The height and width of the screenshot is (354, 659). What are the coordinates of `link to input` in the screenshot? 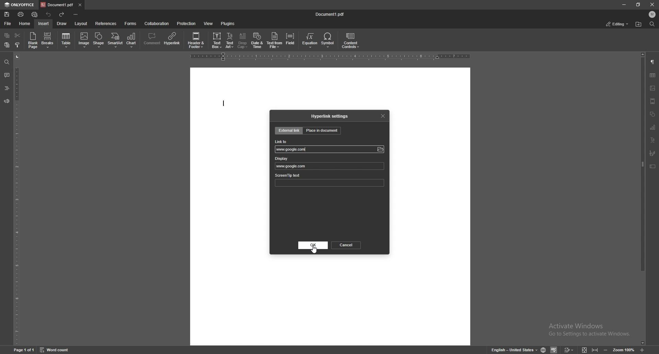 It's located at (293, 150).